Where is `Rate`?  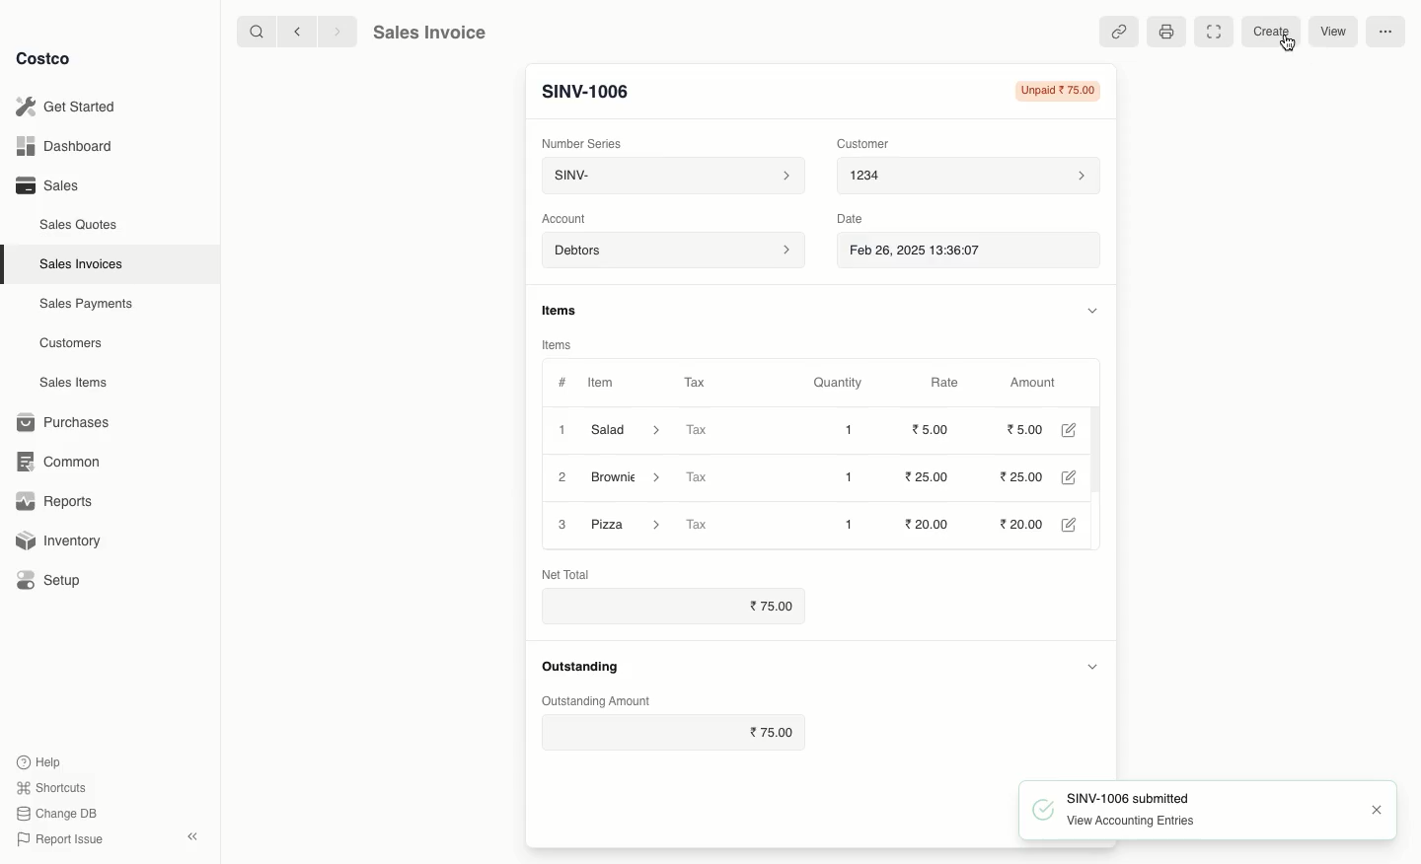 Rate is located at coordinates (940, 383).